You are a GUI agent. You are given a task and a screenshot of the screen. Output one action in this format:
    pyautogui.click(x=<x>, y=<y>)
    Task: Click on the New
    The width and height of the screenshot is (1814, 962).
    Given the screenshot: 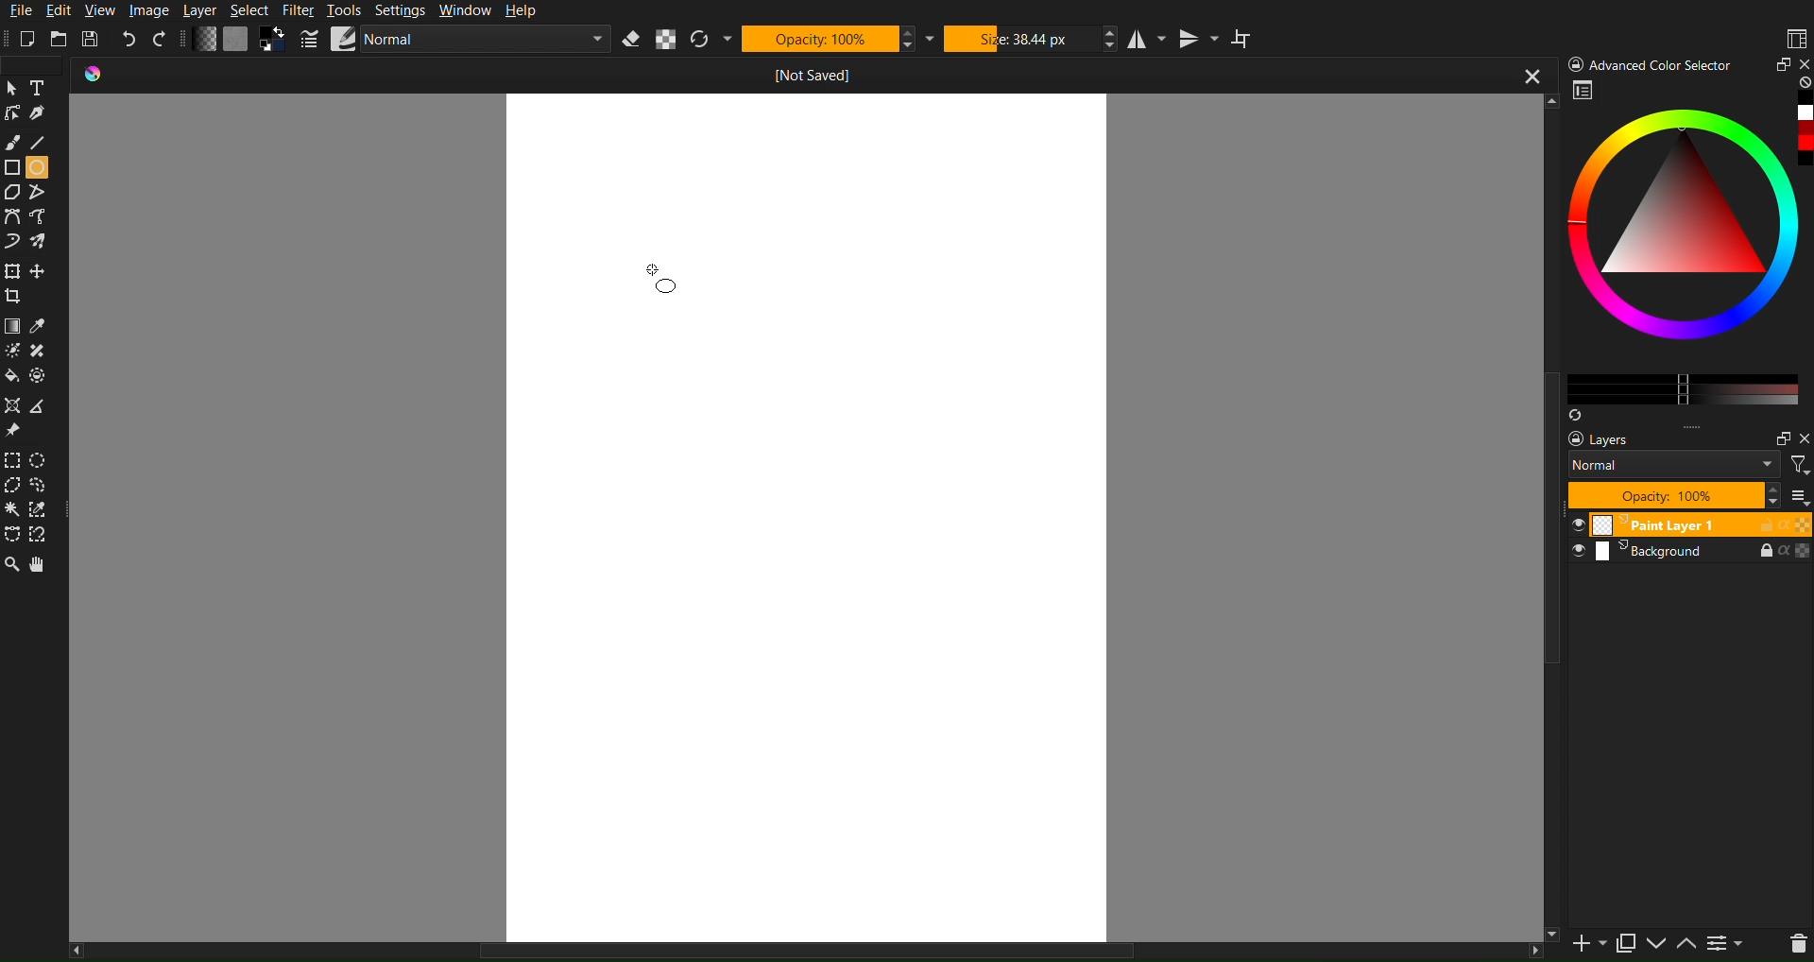 What is the action you would take?
    pyautogui.click(x=37, y=39)
    